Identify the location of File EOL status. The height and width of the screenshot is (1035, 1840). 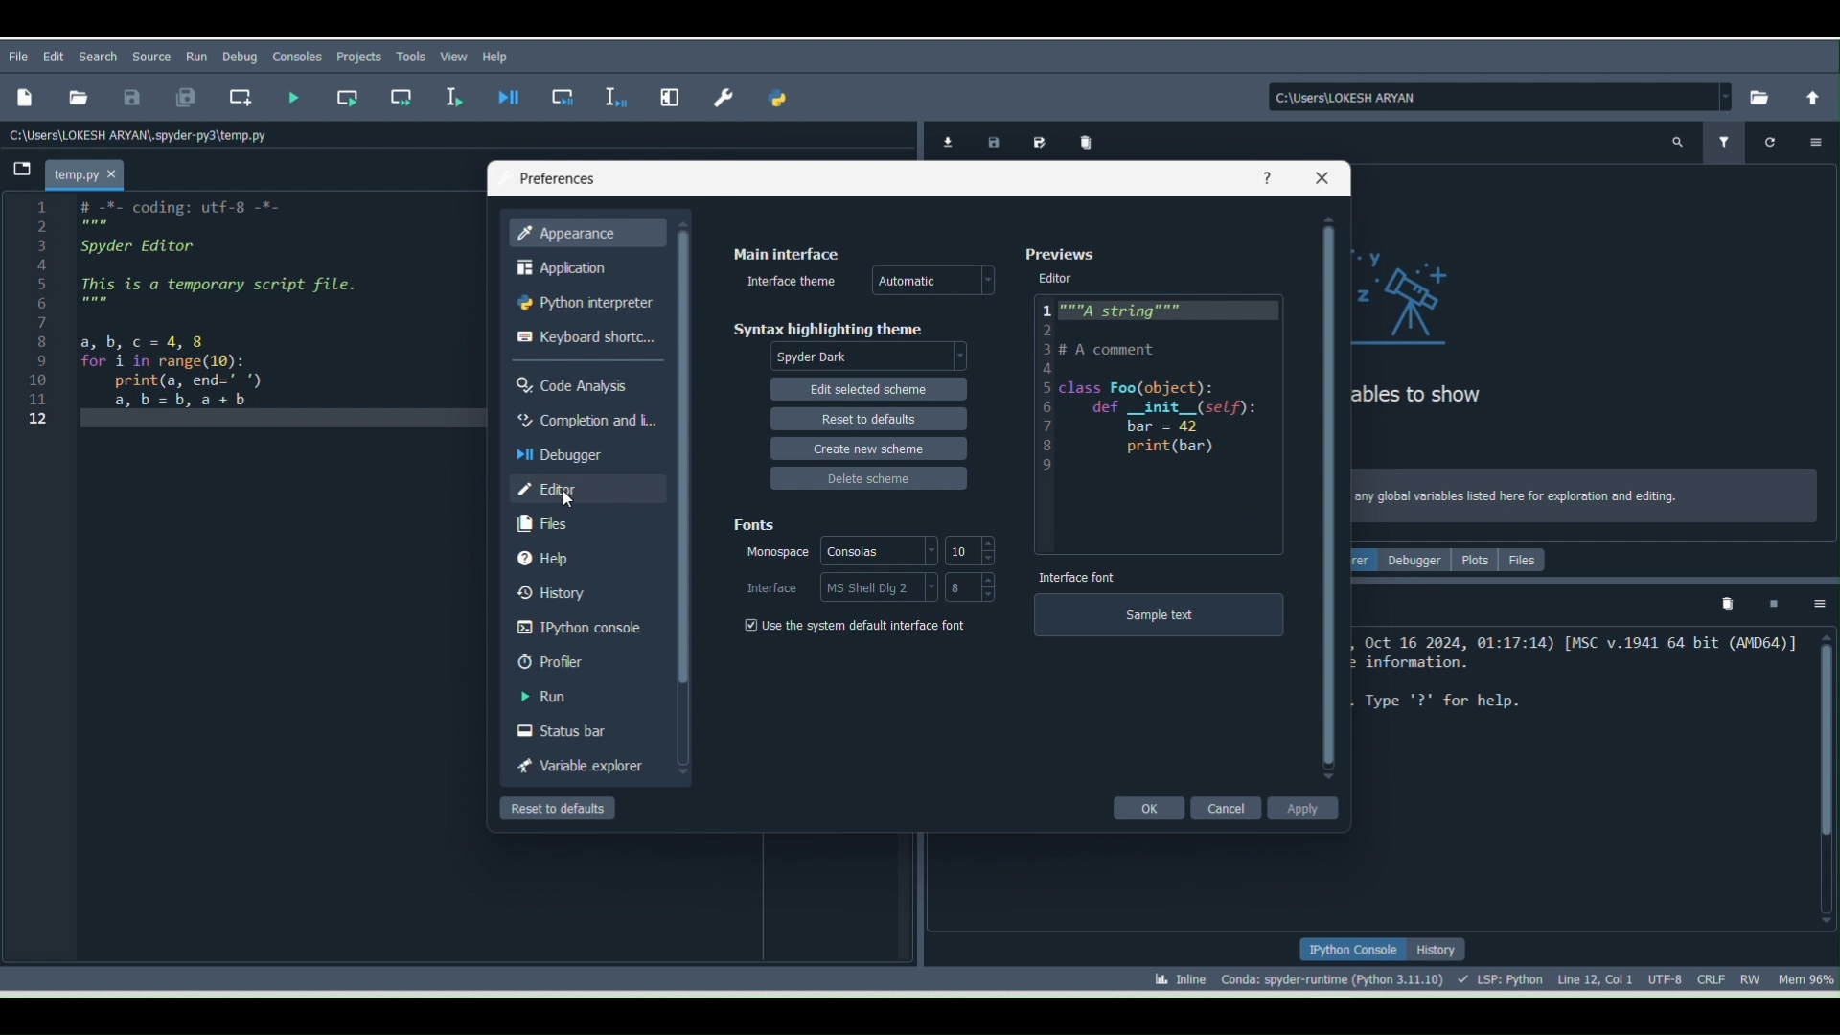
(1715, 978).